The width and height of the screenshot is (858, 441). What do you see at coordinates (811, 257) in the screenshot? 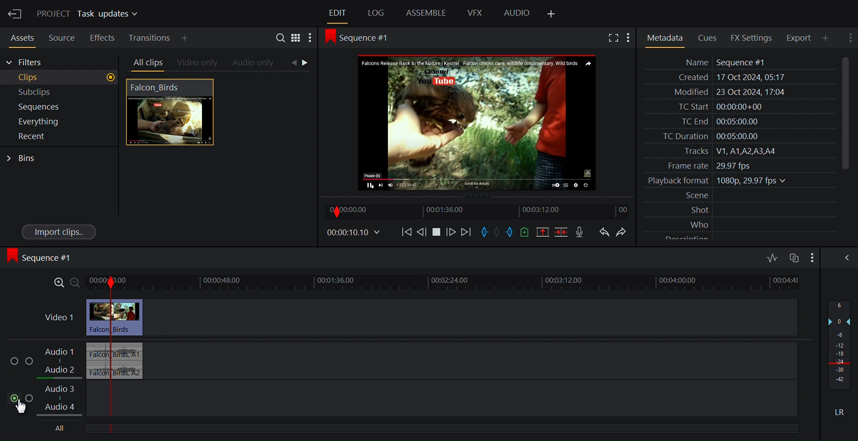
I see `Show/Hide audio full mix` at bounding box center [811, 257].